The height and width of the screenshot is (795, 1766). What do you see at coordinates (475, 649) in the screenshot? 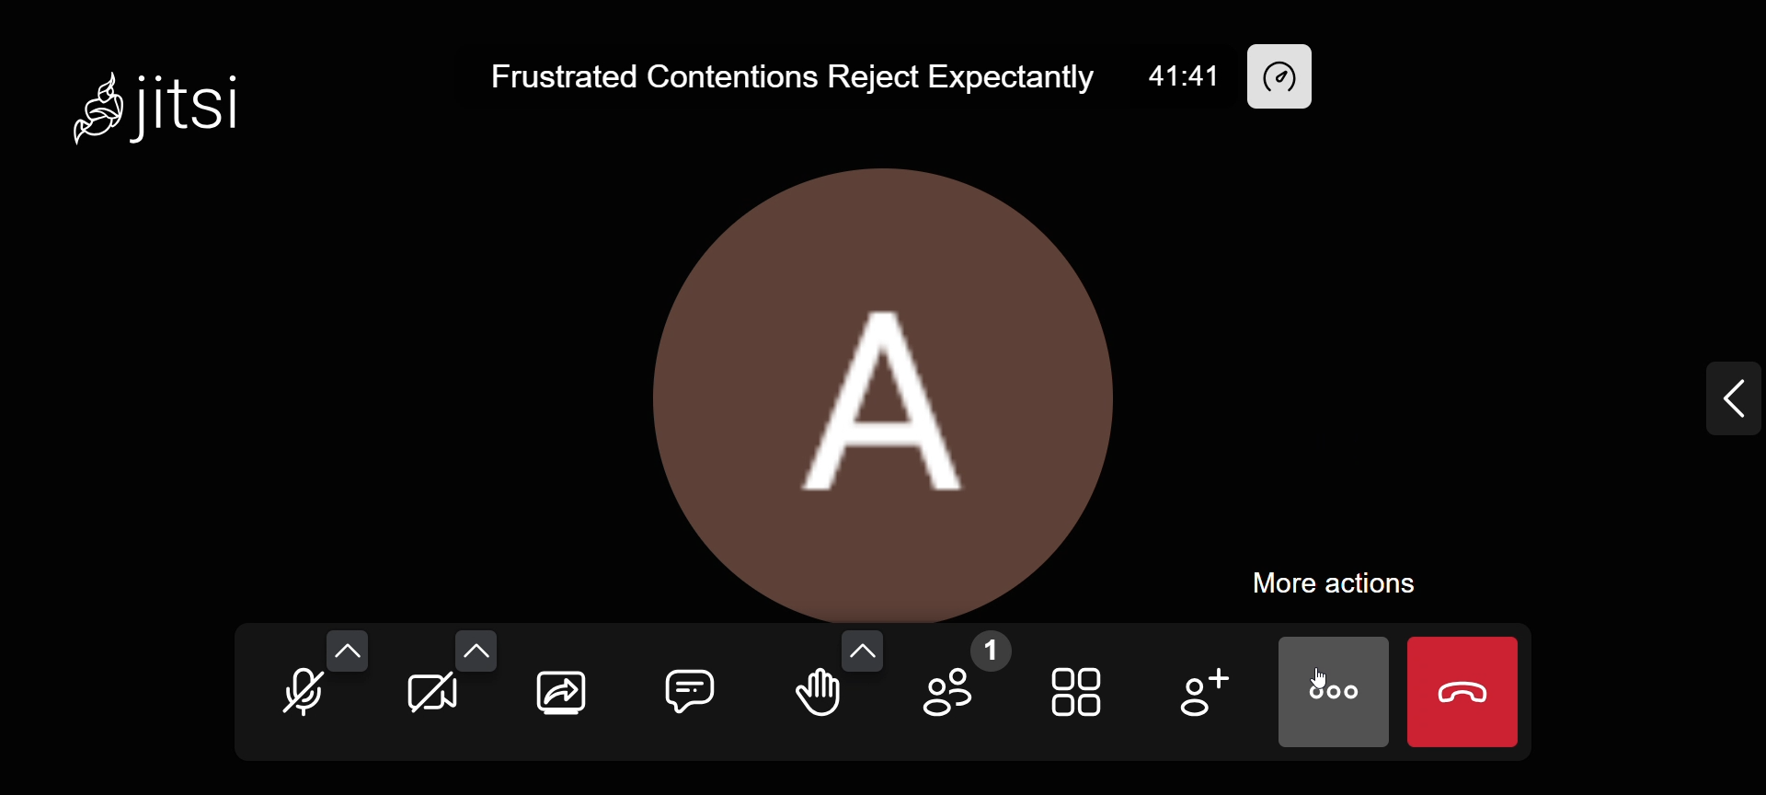
I see `video settings` at bounding box center [475, 649].